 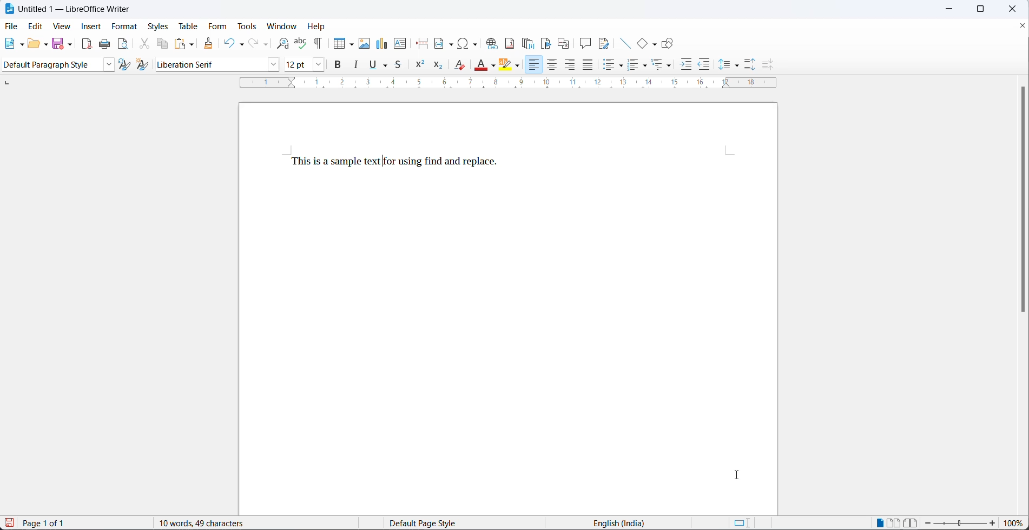 What do you see at coordinates (339, 67) in the screenshot?
I see `bold` at bounding box center [339, 67].